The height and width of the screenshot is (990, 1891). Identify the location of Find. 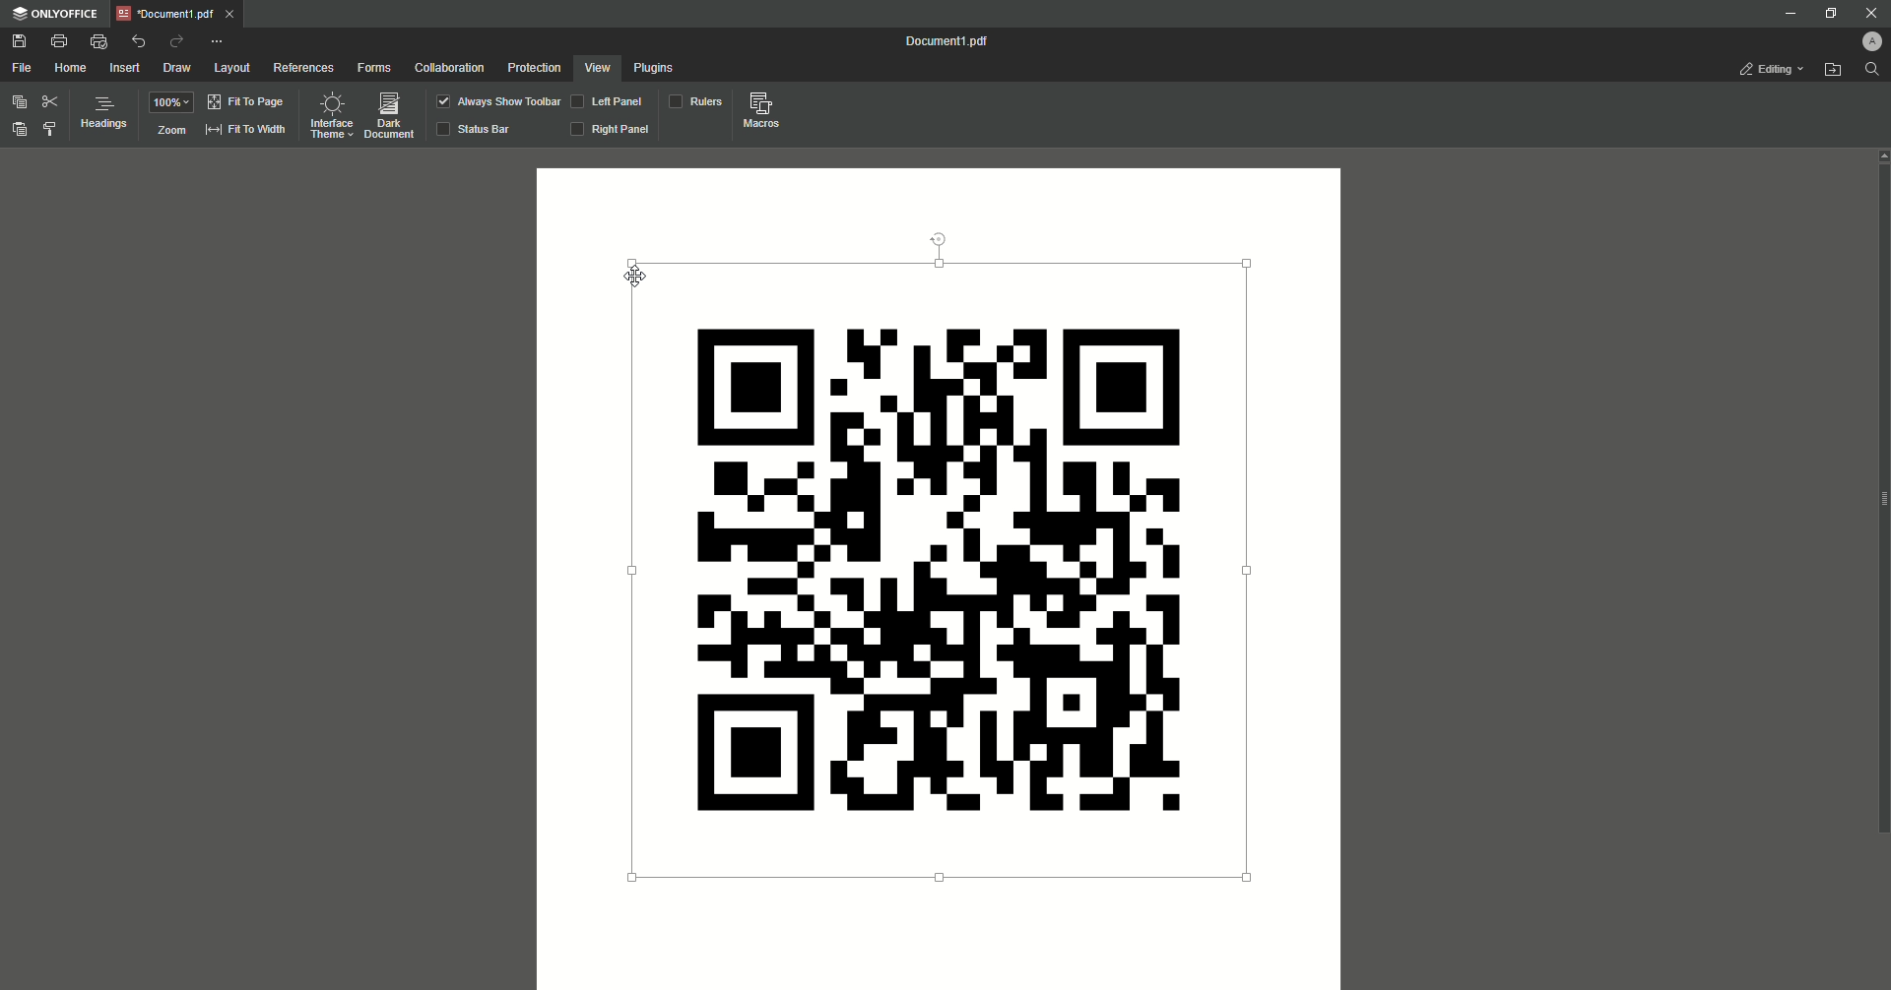
(1871, 71).